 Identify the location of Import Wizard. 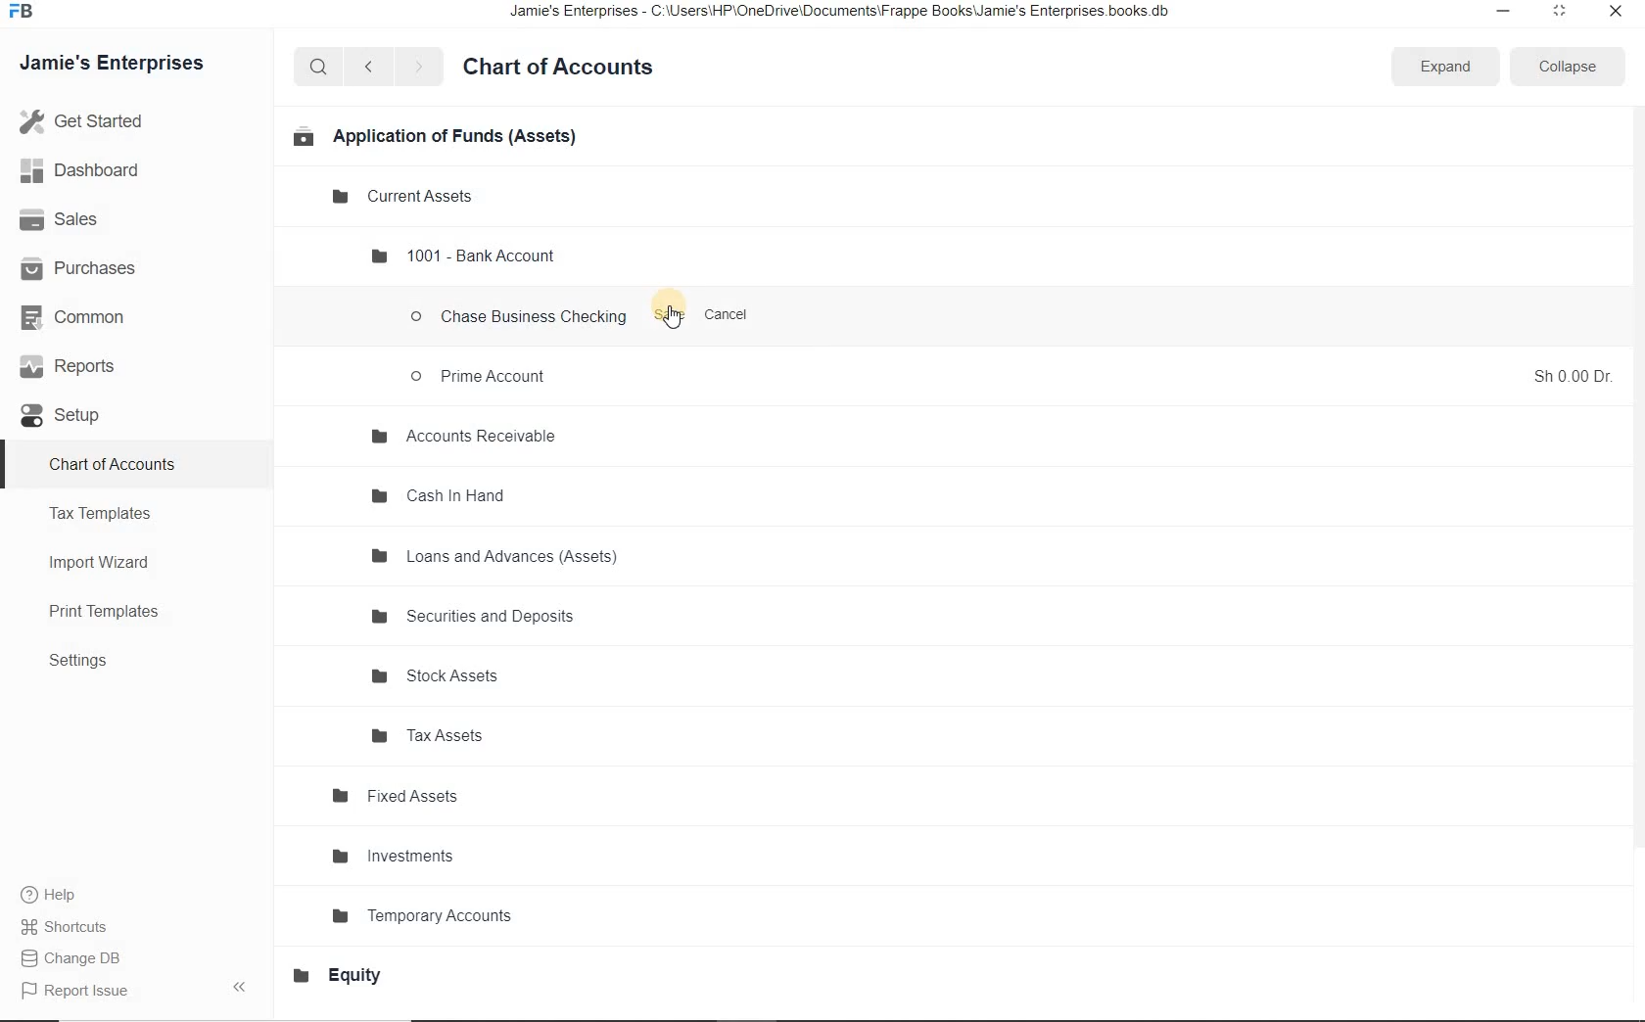
(109, 561).